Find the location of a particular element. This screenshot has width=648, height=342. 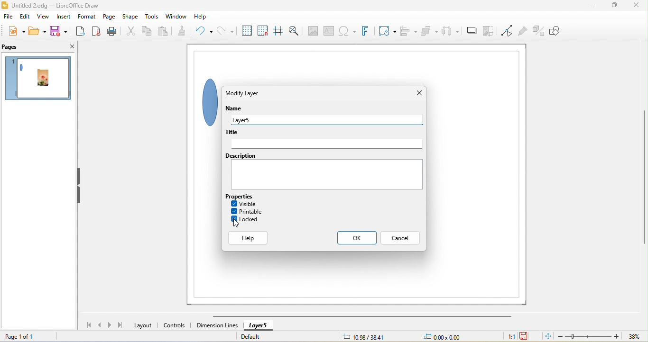

10.98/38.41 is located at coordinates (364, 336).